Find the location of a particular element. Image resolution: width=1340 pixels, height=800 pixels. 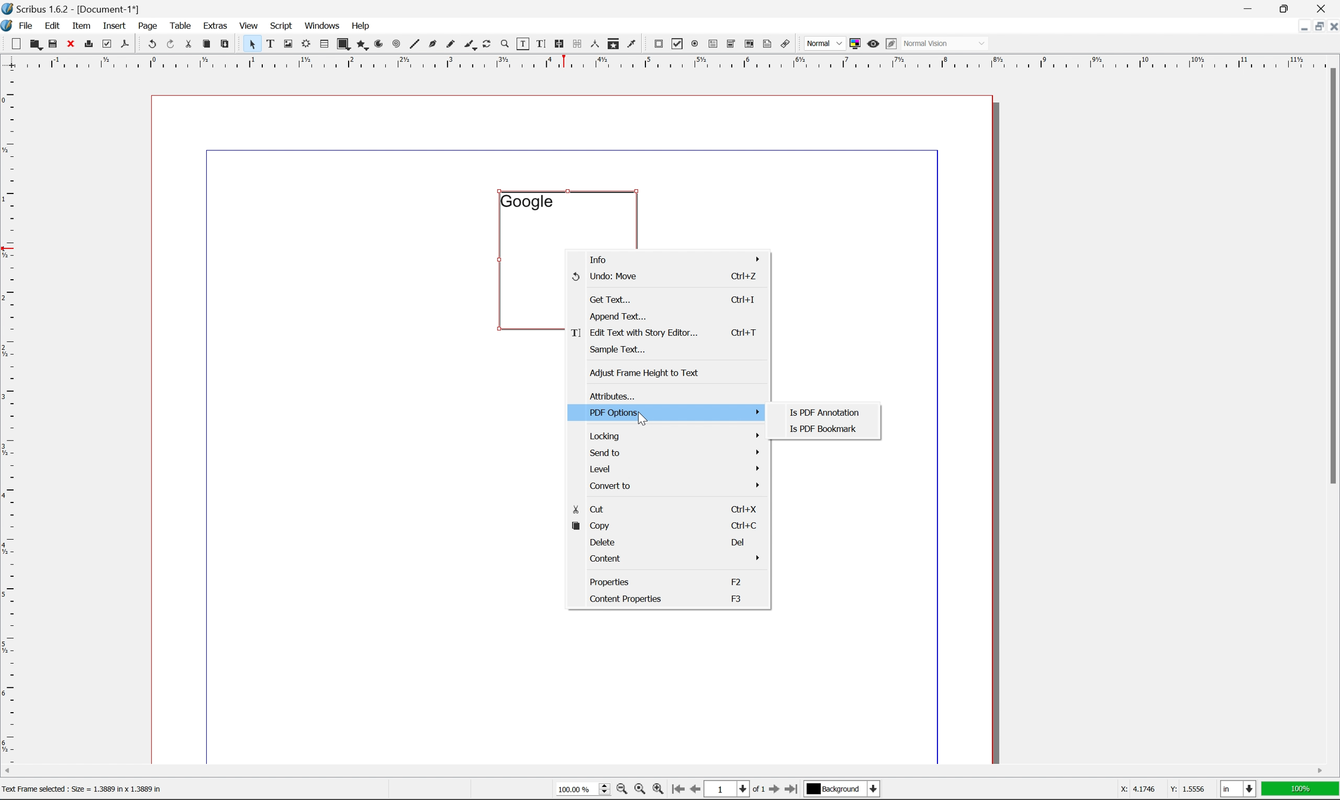

copy is located at coordinates (590, 526).